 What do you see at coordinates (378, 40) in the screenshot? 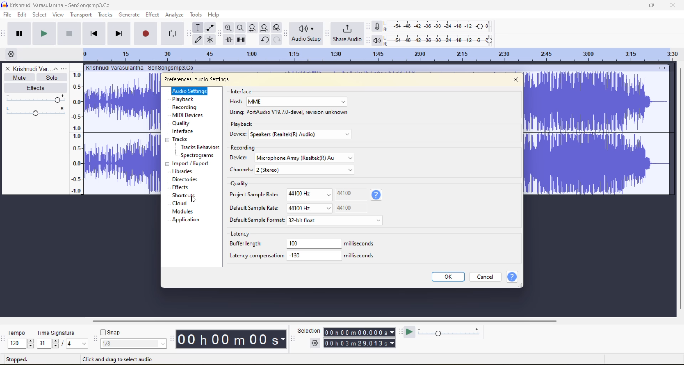
I see `playback meter` at bounding box center [378, 40].